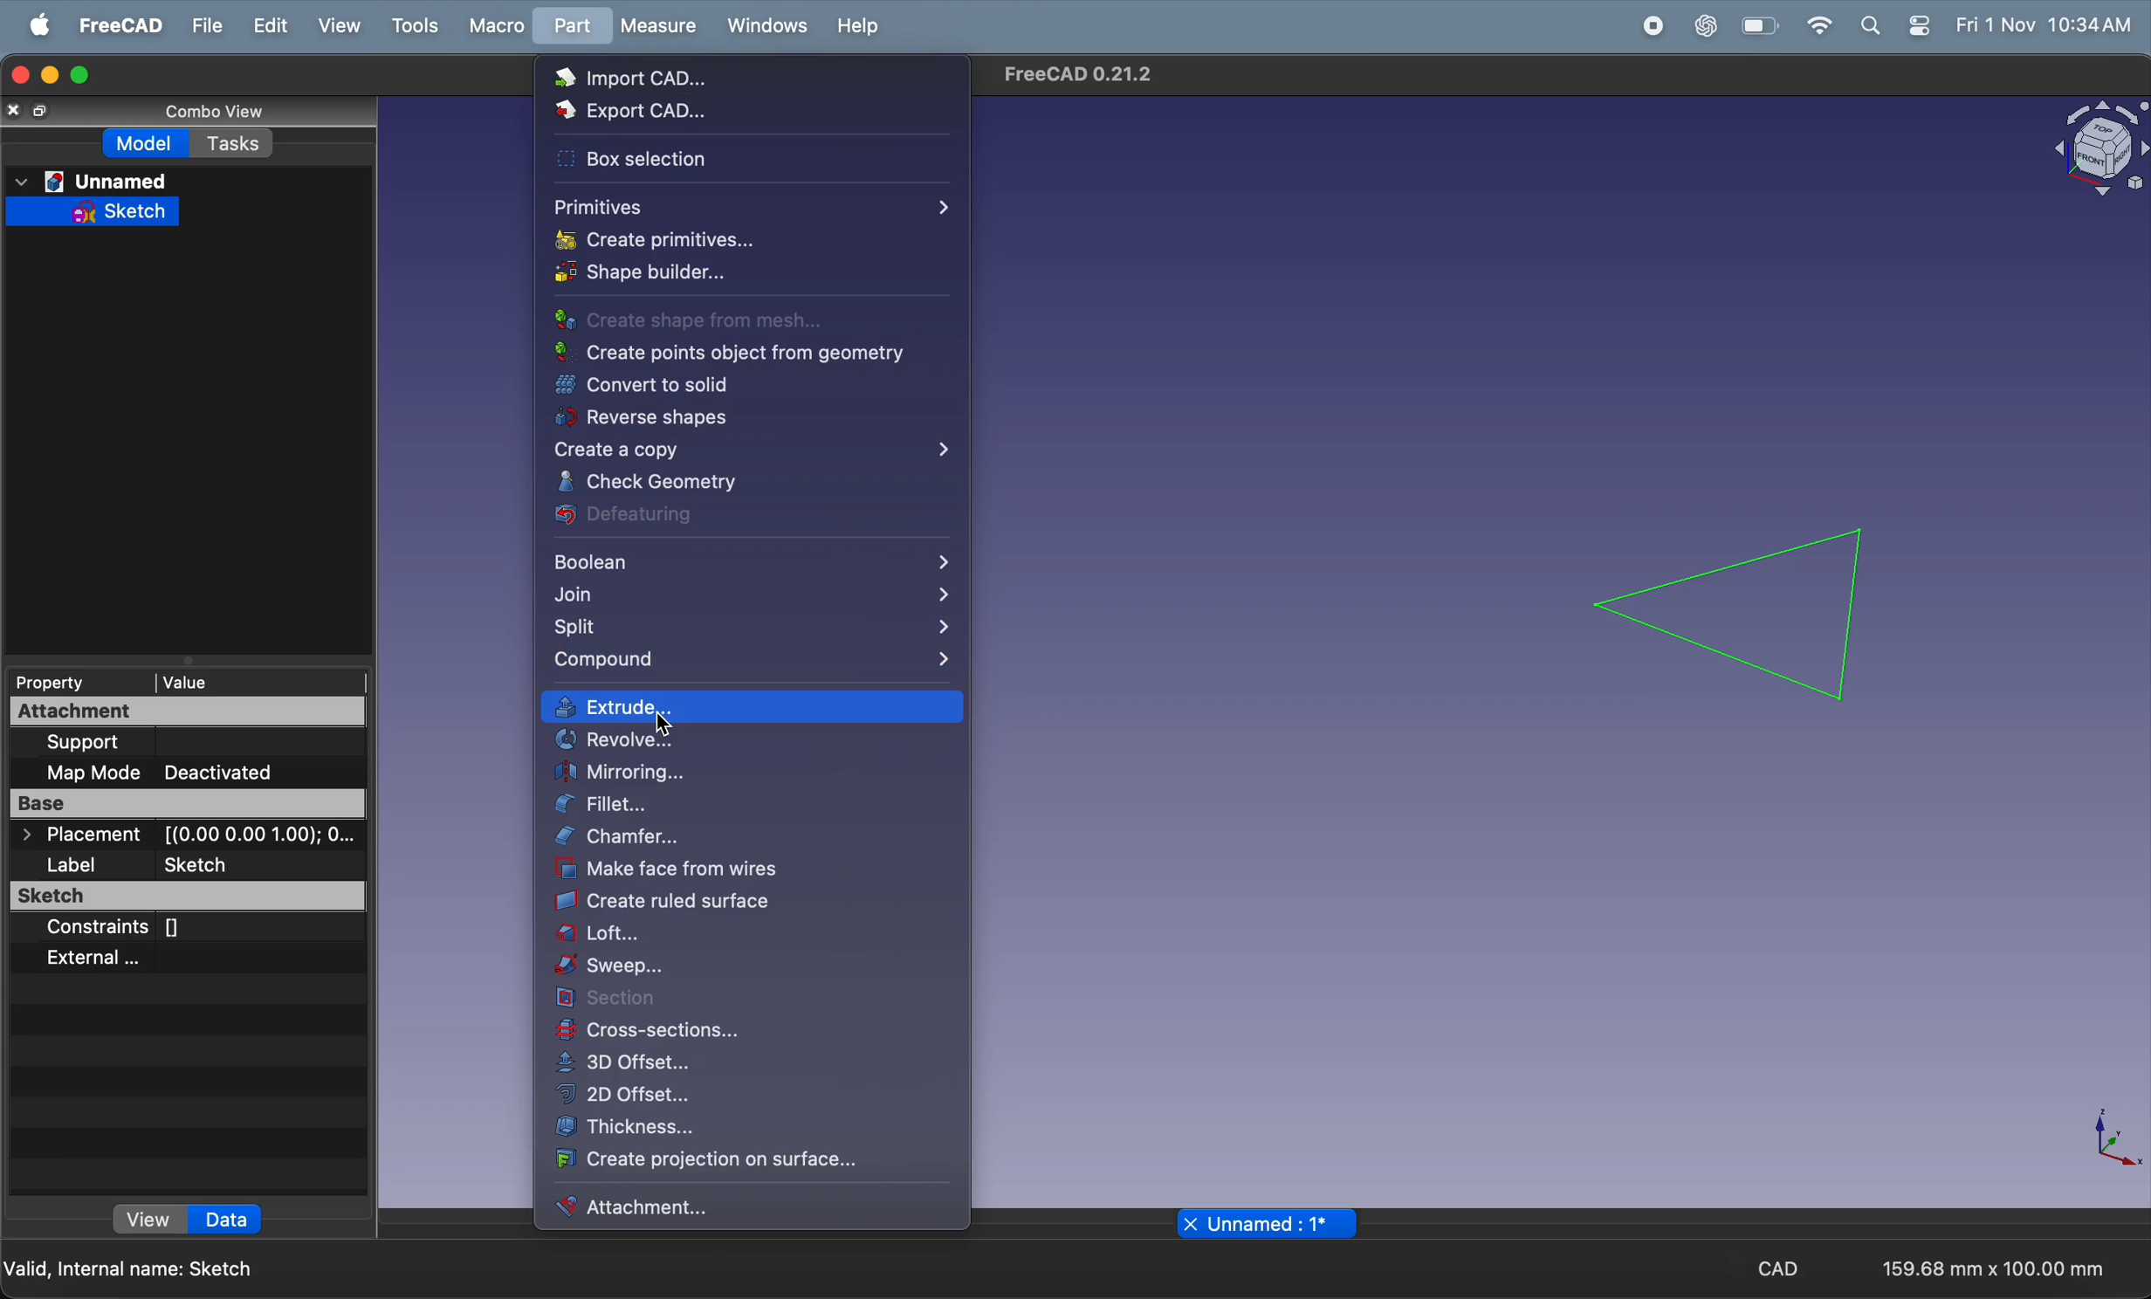  Describe the element at coordinates (711, 387) in the screenshot. I see `convert into solid` at that location.